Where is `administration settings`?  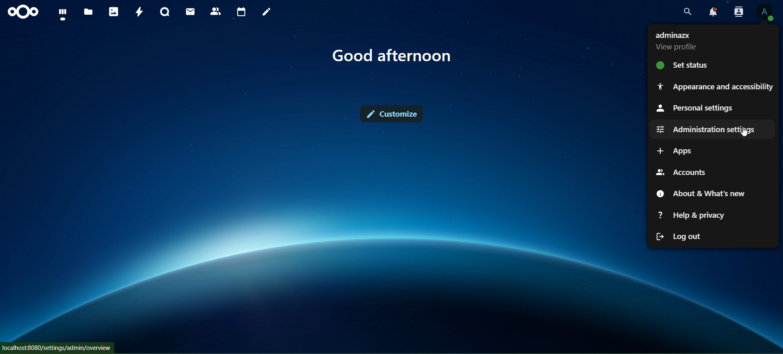
administration settings is located at coordinates (711, 129).